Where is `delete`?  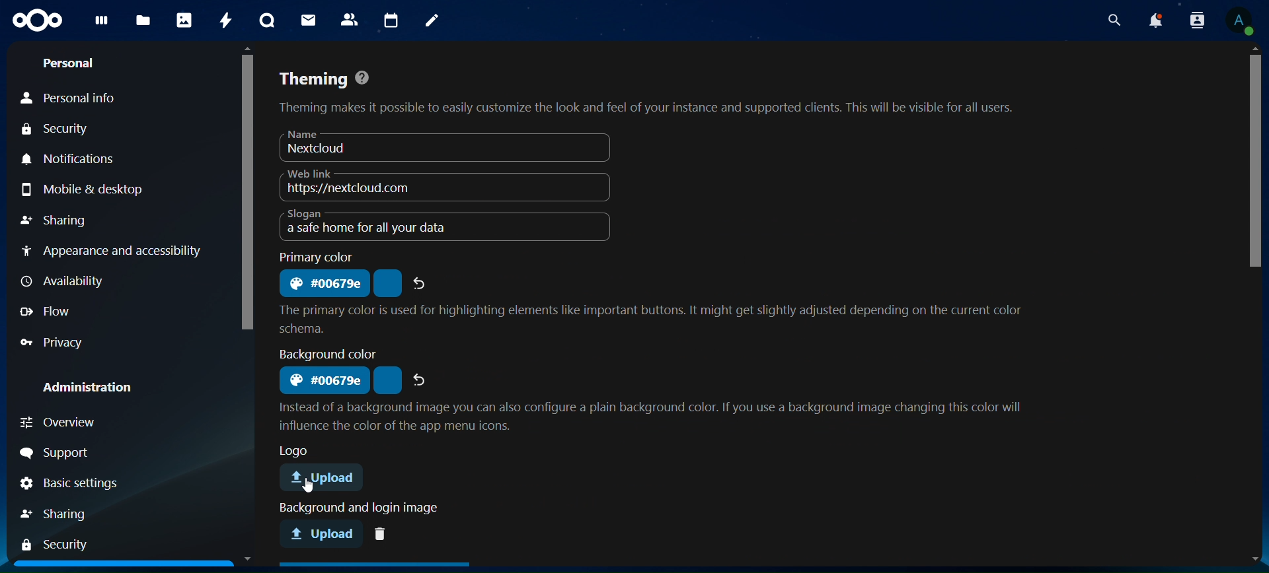 delete is located at coordinates (383, 533).